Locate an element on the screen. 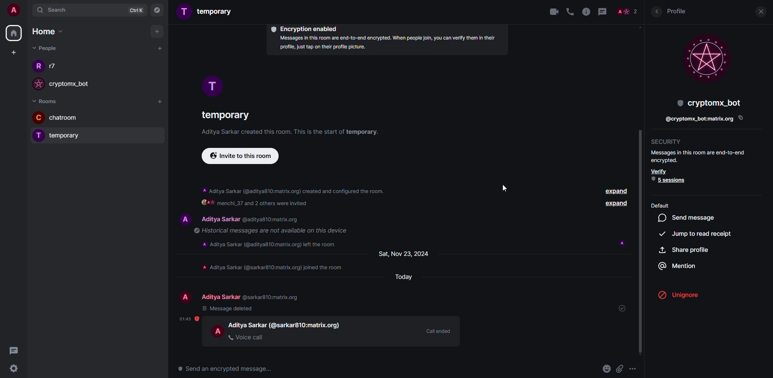 The width and height of the screenshot is (773, 378). share profile is located at coordinates (684, 249).